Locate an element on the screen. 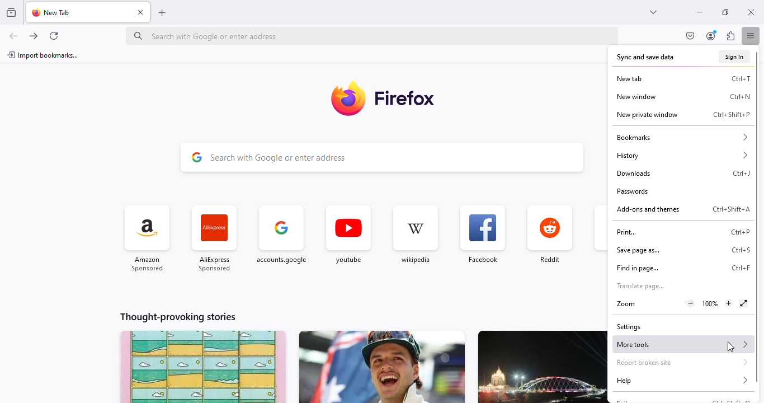 The width and height of the screenshot is (764, 403). shortcut for add-ons and themes is located at coordinates (730, 209).